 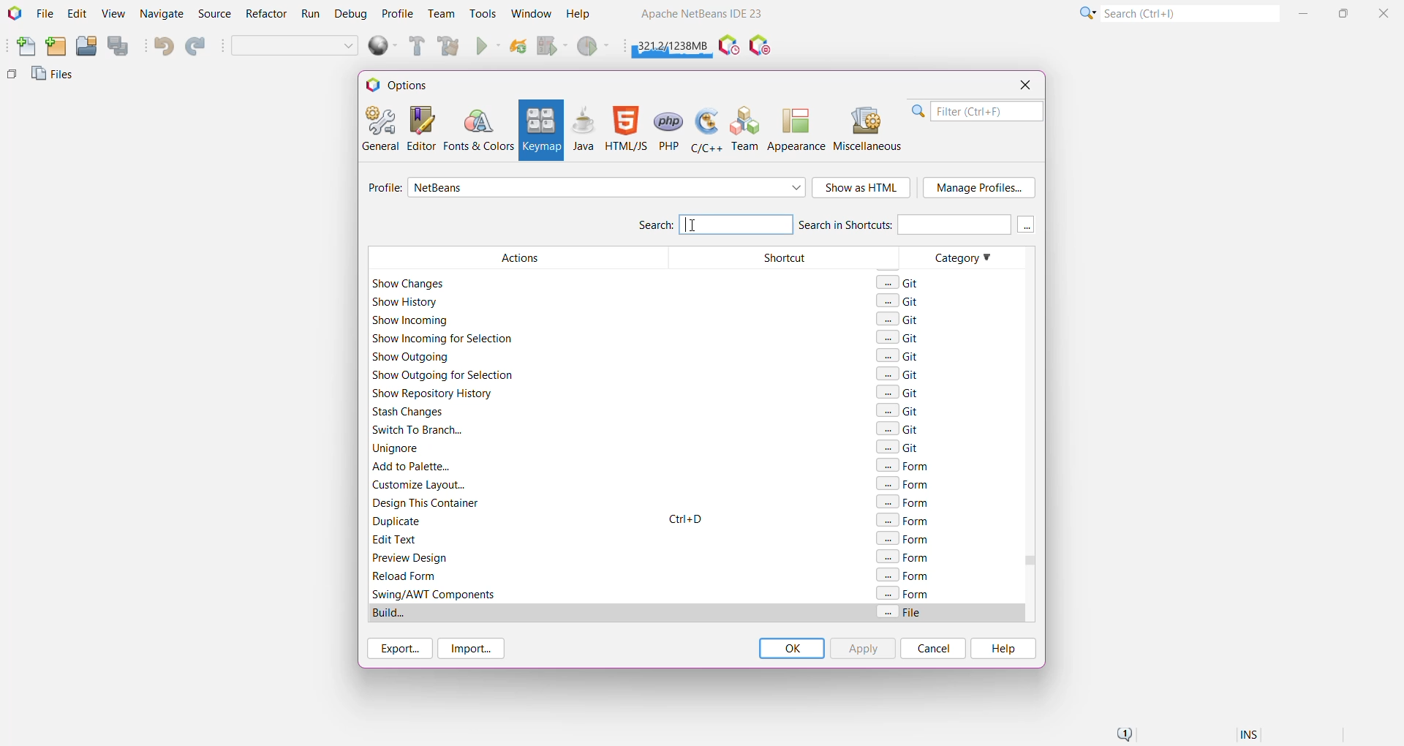 I want to click on Tools, so click(x=483, y=12).